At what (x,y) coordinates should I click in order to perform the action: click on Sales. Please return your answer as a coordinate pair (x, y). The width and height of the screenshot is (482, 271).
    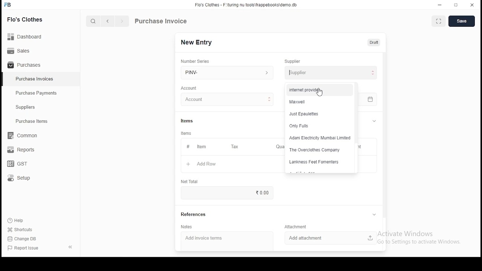
    Looking at the image, I should click on (21, 50).